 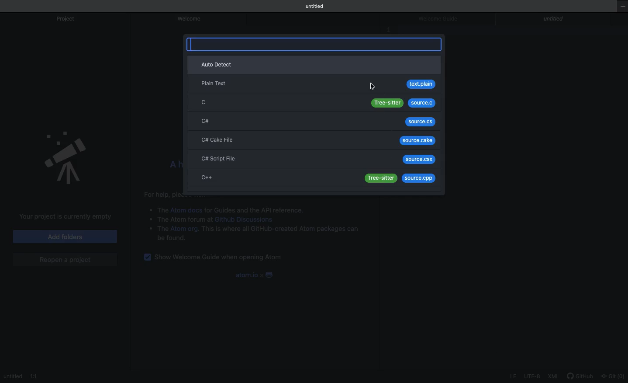 What do you see at coordinates (250, 220) in the screenshot?
I see `Github Discussion Link` at bounding box center [250, 220].